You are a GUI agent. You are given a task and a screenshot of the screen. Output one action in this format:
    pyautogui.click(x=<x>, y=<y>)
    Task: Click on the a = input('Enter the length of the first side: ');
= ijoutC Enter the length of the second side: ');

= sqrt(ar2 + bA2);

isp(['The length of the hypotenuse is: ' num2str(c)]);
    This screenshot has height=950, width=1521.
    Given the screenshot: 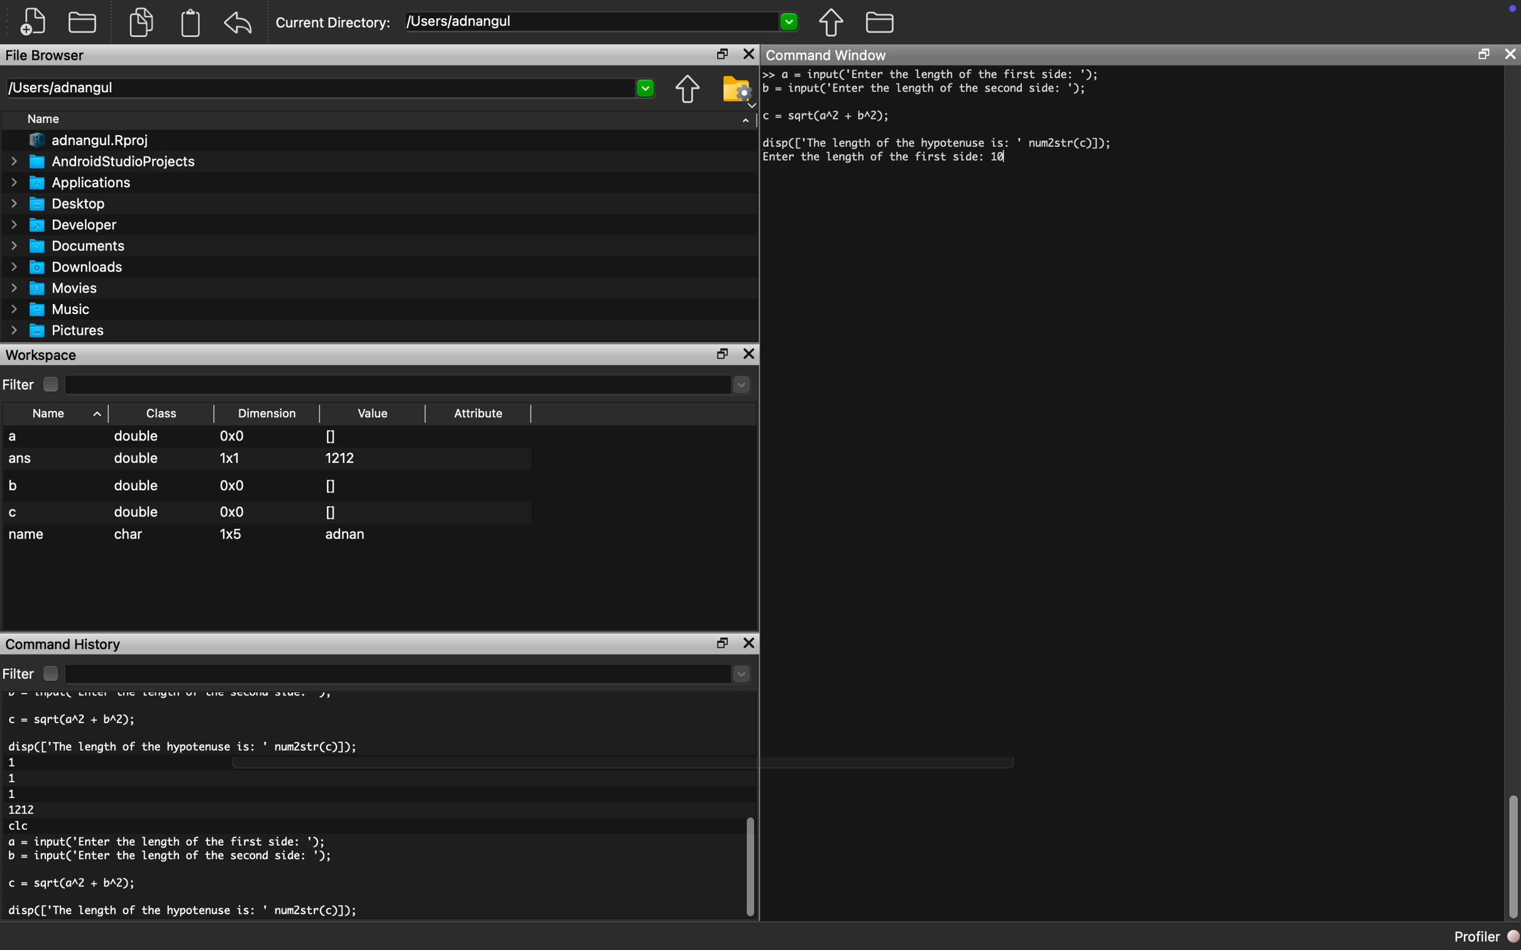 What is the action you would take?
    pyautogui.click(x=978, y=116)
    